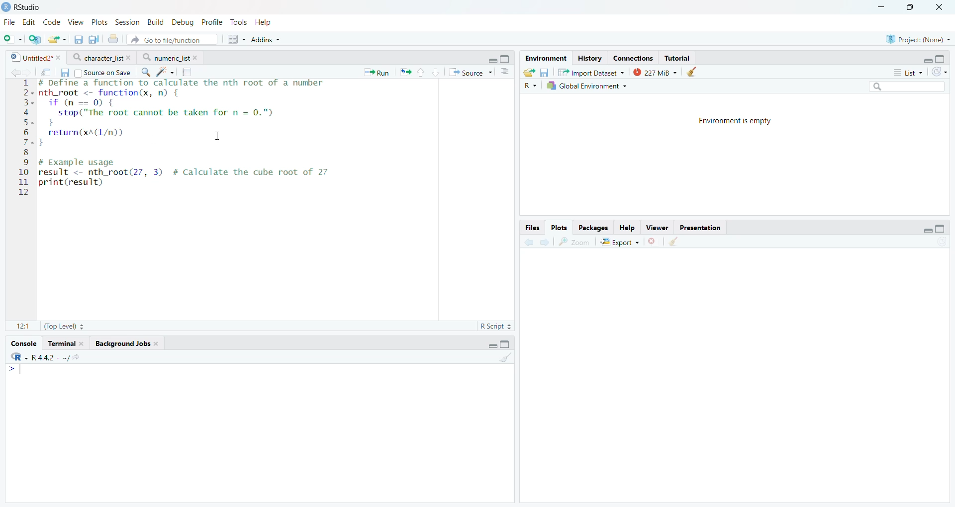 Image resolution: width=955 pixels, height=507 pixels. What do you see at coordinates (127, 342) in the screenshot?
I see `Background Jobs` at bounding box center [127, 342].